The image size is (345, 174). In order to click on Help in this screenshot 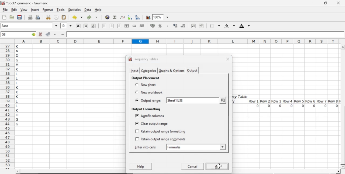, I will do `click(140, 166)`.